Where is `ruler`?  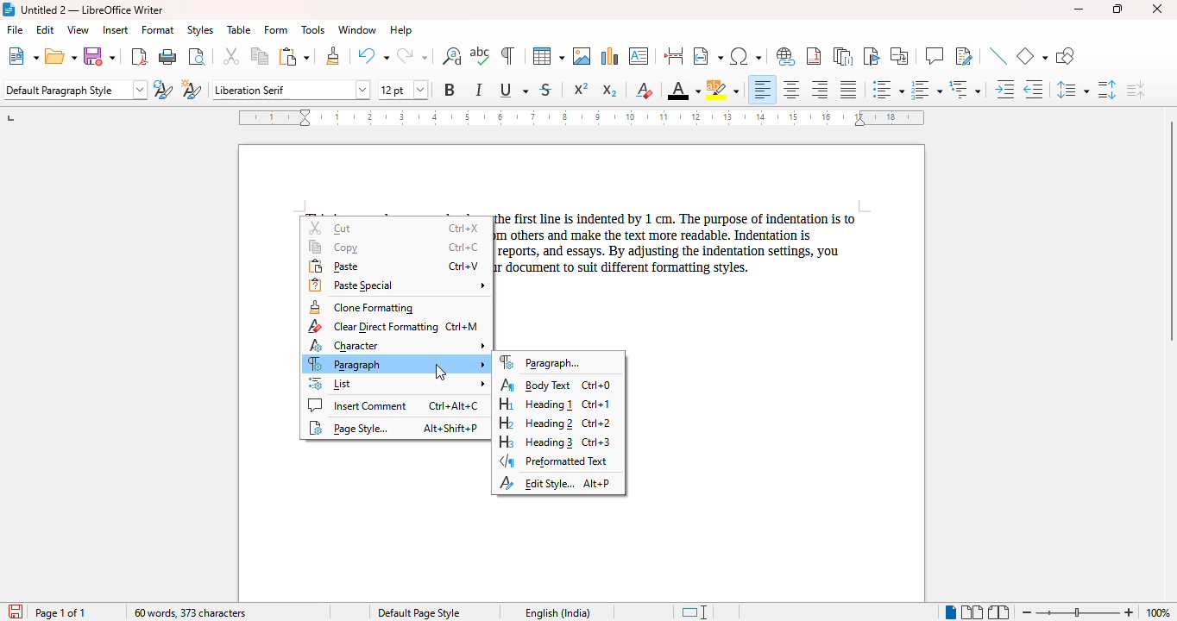
ruler is located at coordinates (581, 117).